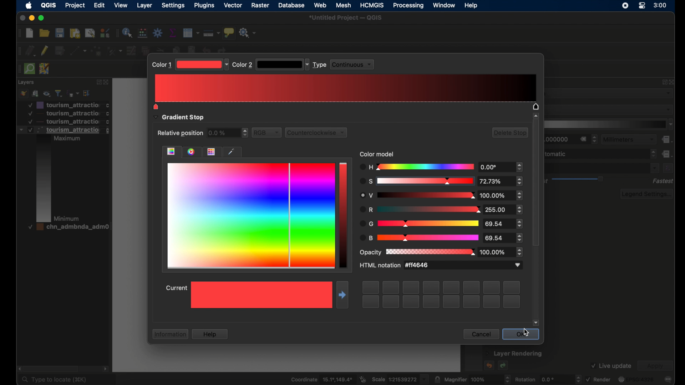 The image size is (685, 385). Describe the element at coordinates (192, 33) in the screenshot. I see `open attribute table` at that location.